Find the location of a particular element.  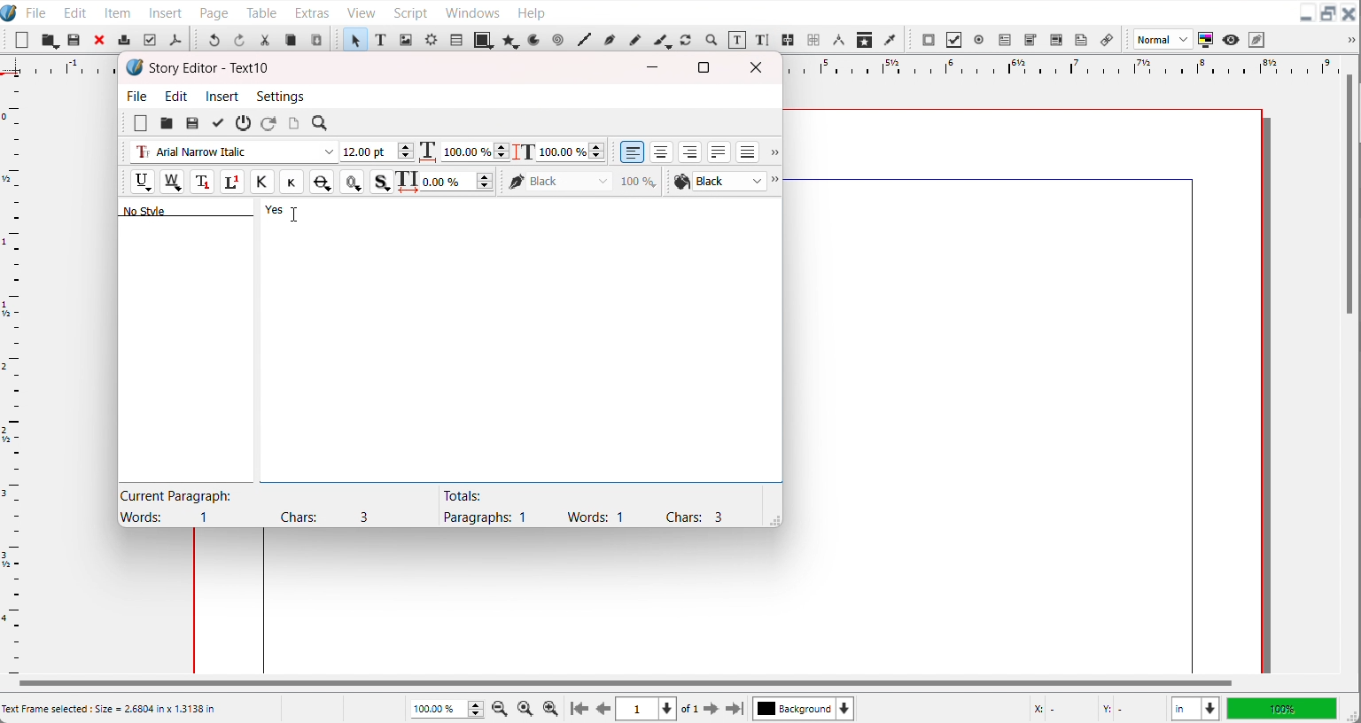

Close is located at coordinates (1349, 14).